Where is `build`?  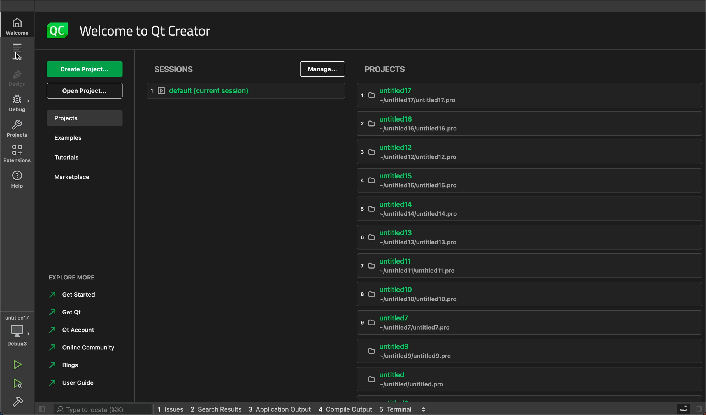
build is located at coordinates (19, 403).